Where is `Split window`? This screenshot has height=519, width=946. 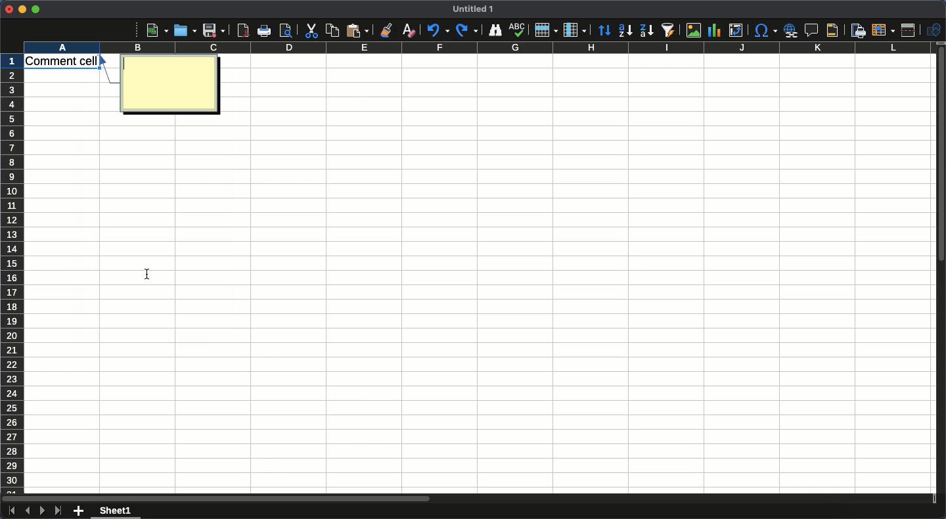
Split window is located at coordinates (909, 30).